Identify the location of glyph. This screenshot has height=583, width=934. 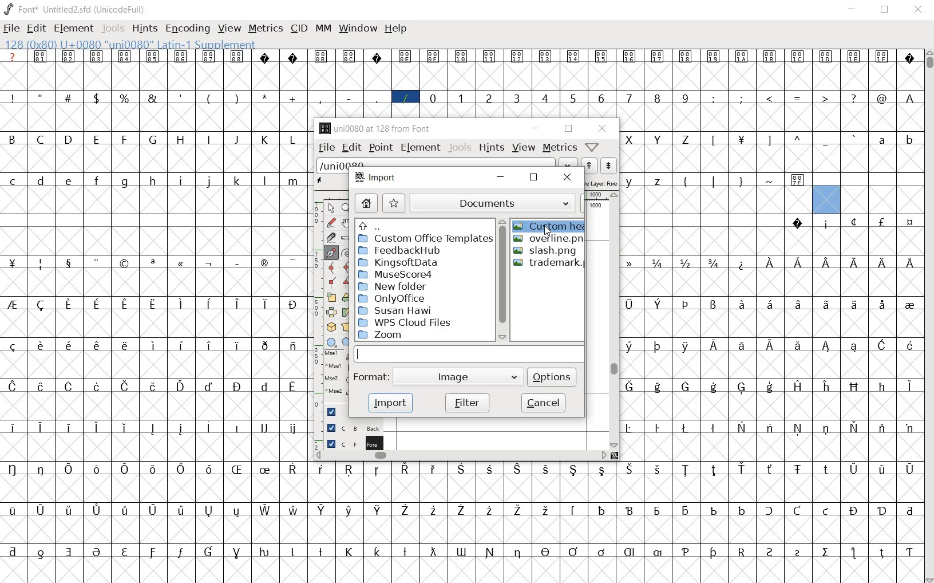
(769, 427).